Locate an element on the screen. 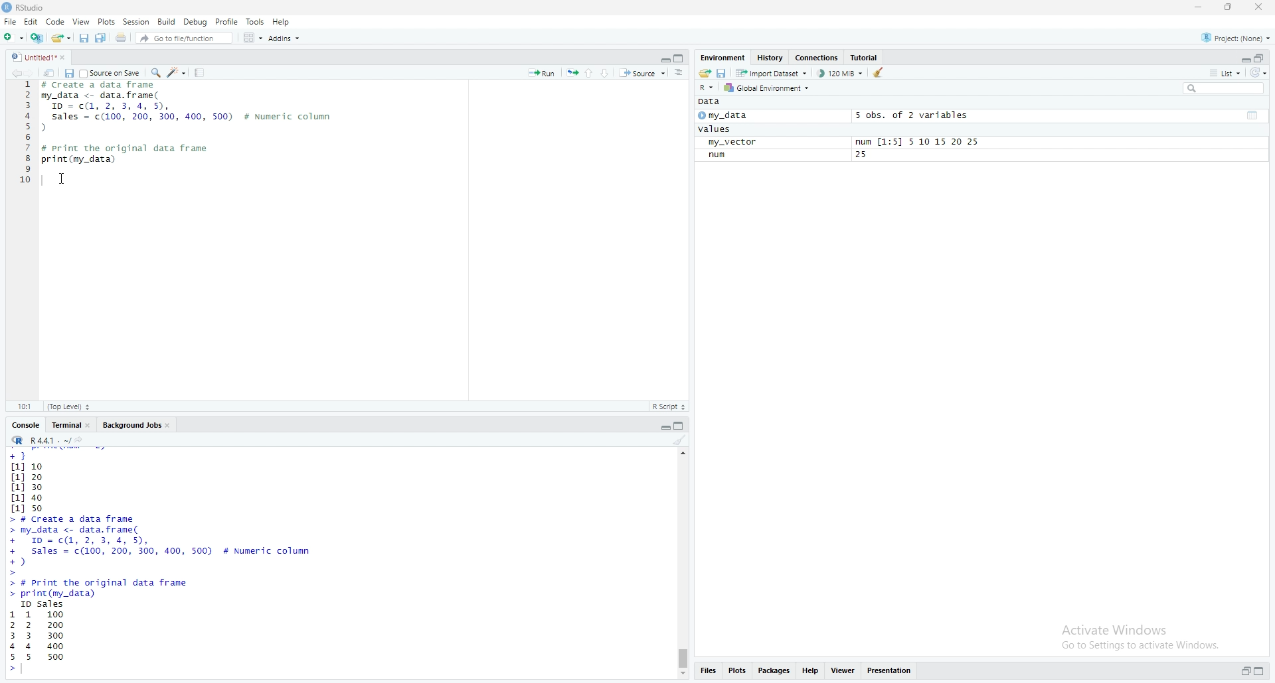 The height and width of the screenshot is (683, 1275). addins is located at coordinates (284, 38).